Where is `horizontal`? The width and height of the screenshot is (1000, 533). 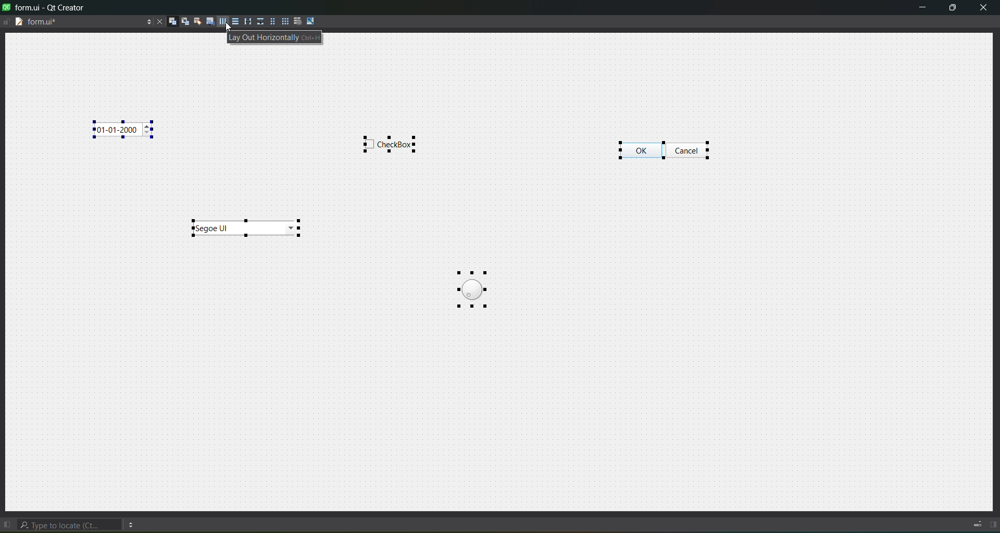 horizontal is located at coordinates (220, 23).